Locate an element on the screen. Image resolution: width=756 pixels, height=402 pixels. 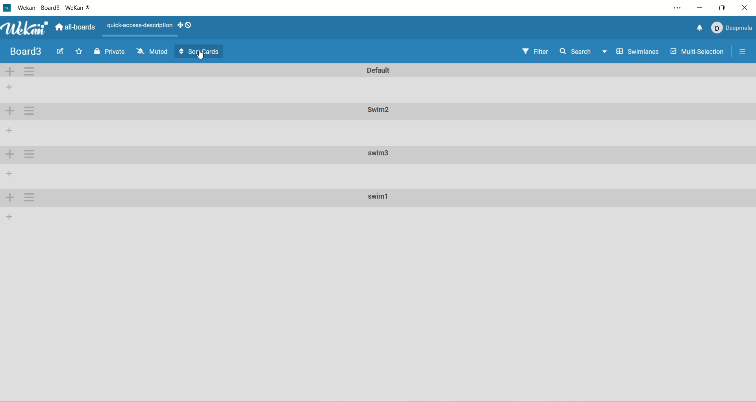
swimlane actions is located at coordinates (30, 111).